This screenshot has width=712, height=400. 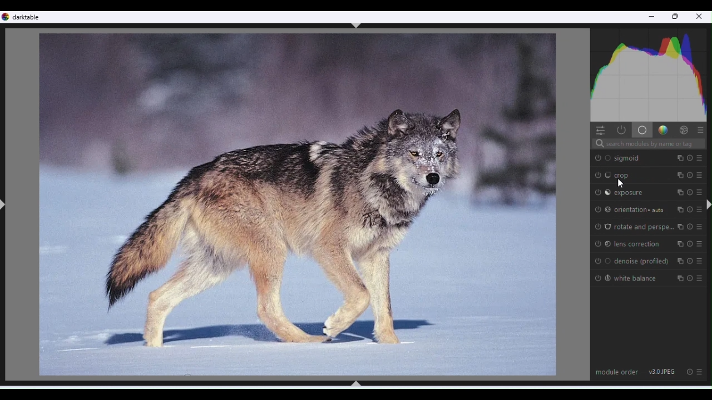 I want to click on Minimise, so click(x=651, y=18).